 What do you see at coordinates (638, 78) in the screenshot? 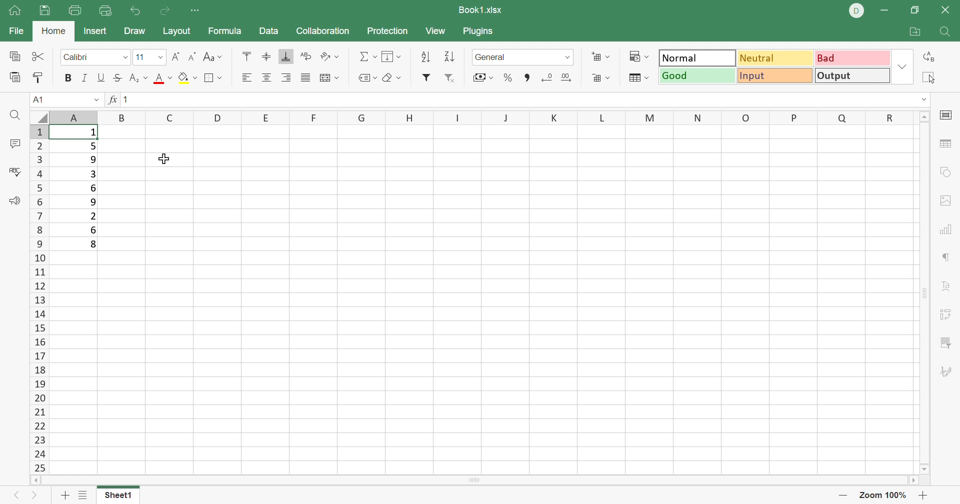
I see `Format table as template` at bounding box center [638, 78].